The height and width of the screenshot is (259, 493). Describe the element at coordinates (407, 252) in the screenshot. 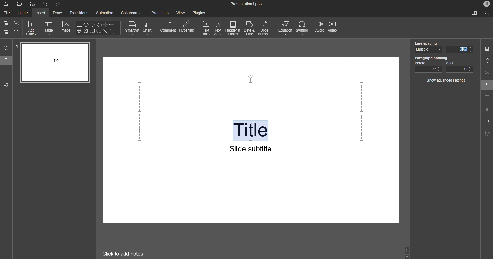

I see `Scroll Up and Down buttons` at that location.